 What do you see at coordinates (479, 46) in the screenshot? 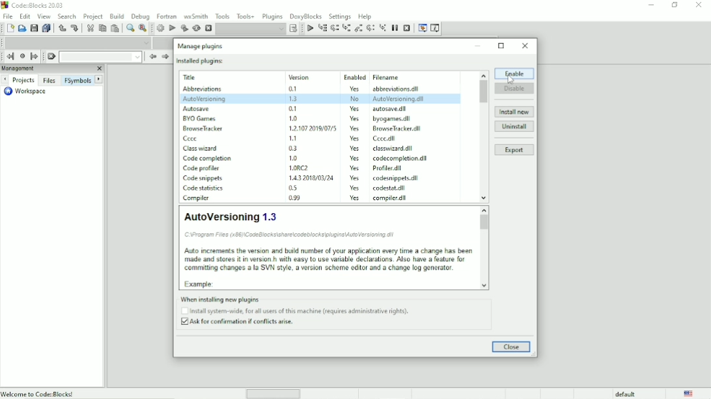
I see `Minimize` at bounding box center [479, 46].